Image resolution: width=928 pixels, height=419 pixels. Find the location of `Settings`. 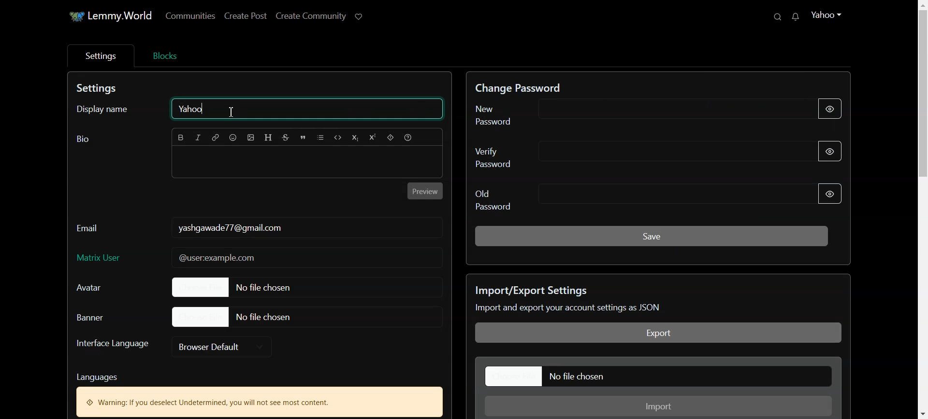

Settings is located at coordinates (100, 56).